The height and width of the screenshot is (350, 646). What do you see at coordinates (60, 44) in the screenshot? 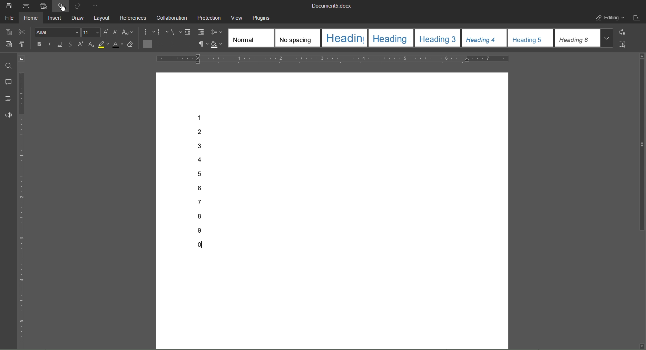
I see `Underline` at bounding box center [60, 44].